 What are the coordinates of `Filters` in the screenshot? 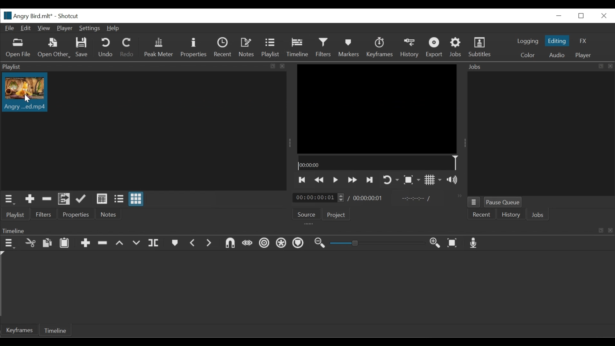 It's located at (43, 214).